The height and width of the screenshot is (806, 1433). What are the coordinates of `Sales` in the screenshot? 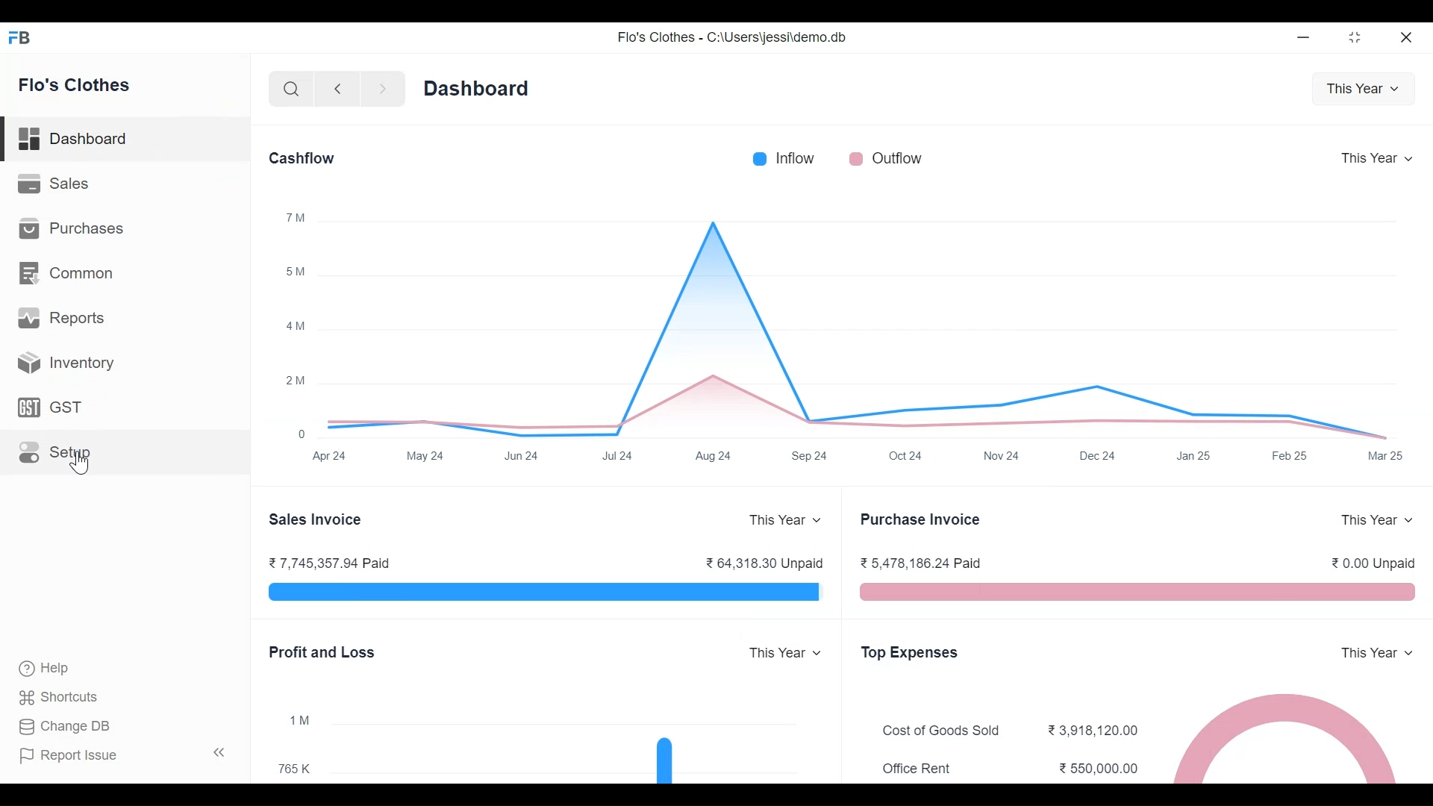 It's located at (55, 185).